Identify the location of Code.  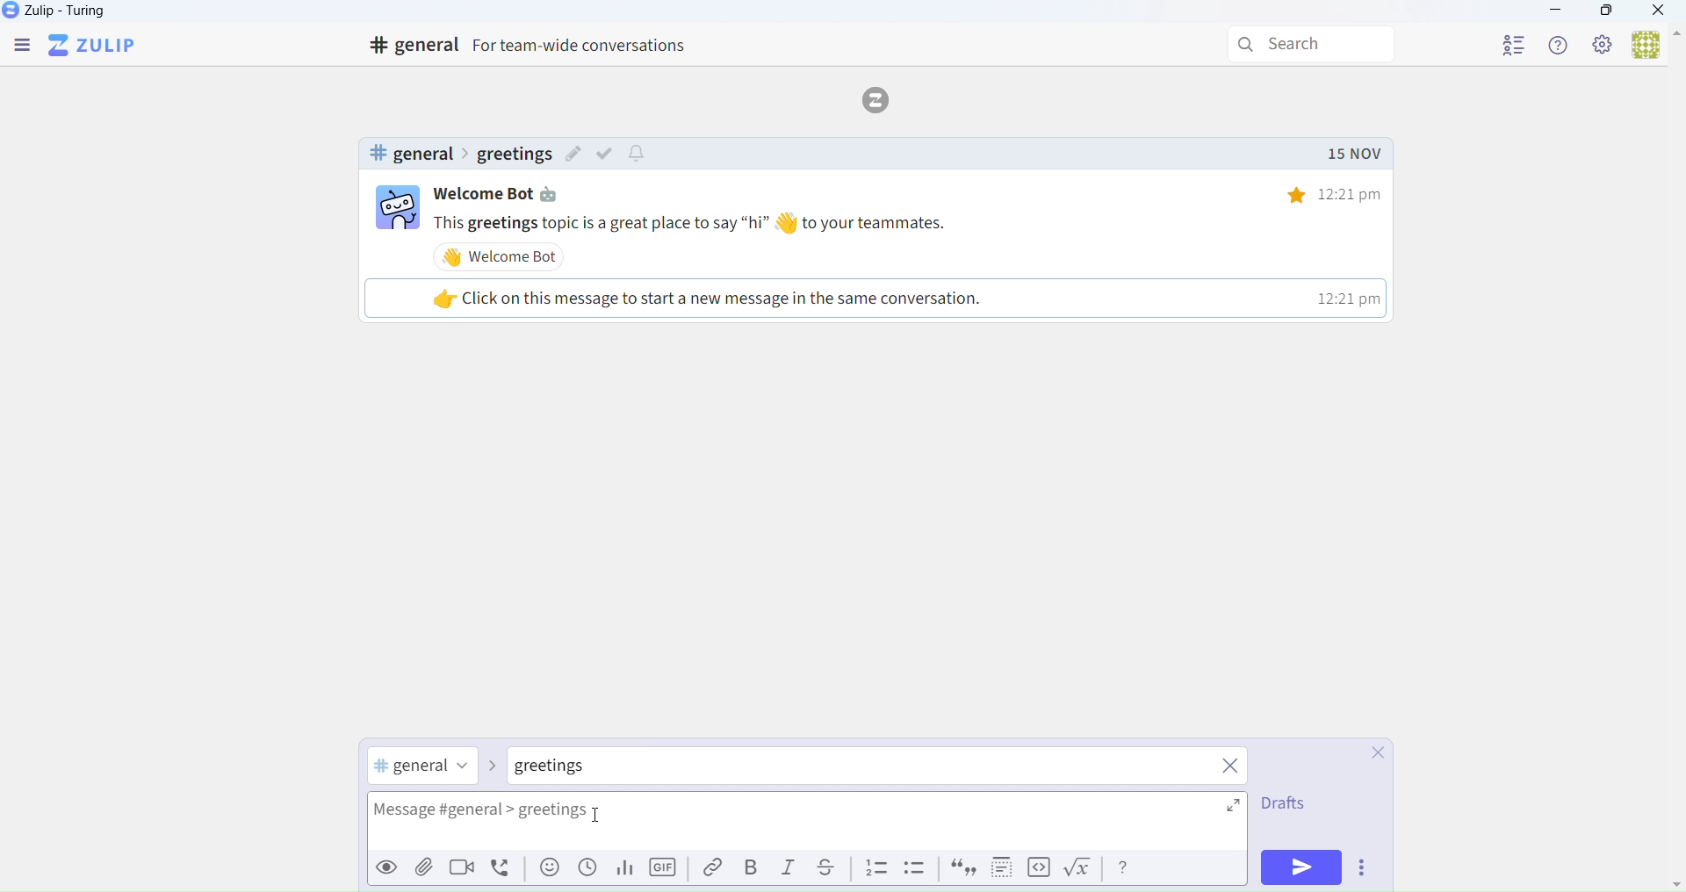
(1037, 868).